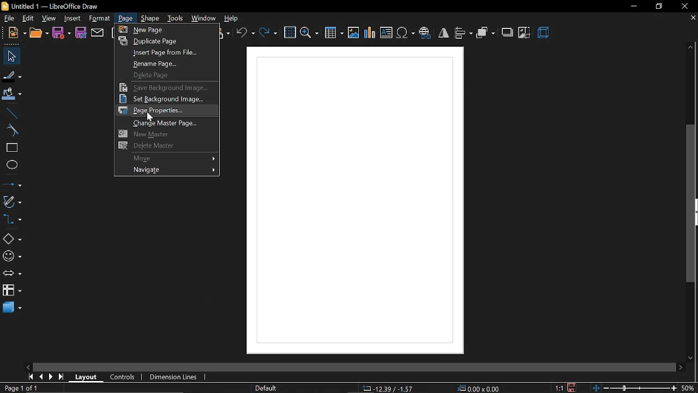 This screenshot has height=393, width=698. What do you see at coordinates (172, 377) in the screenshot?
I see `dimension lines` at bounding box center [172, 377].